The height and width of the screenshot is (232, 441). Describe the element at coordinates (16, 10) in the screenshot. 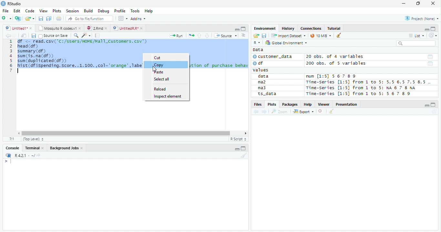

I see `Edit` at that location.